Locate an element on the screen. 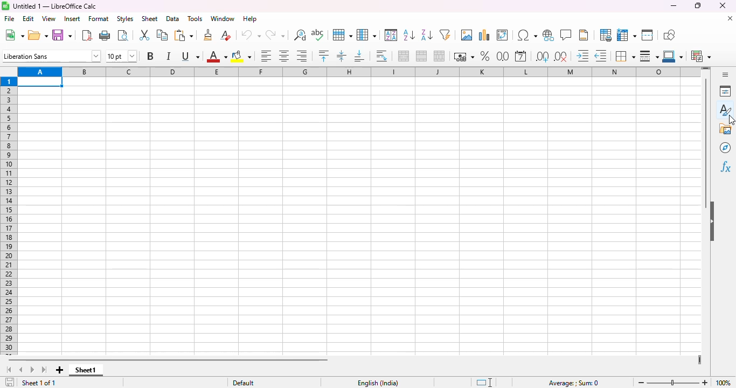 This screenshot has height=388, width=736. autoFilter is located at coordinates (445, 34).